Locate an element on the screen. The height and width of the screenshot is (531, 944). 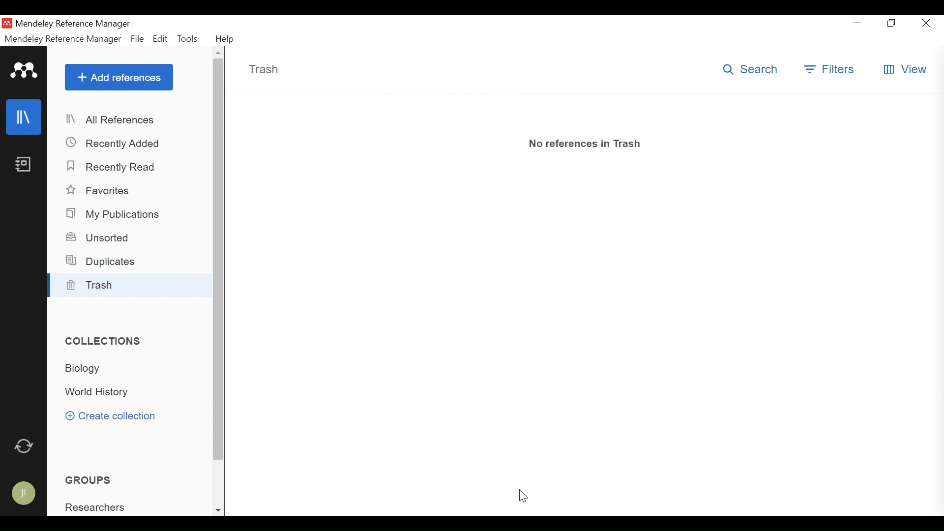
Tools is located at coordinates (188, 39).